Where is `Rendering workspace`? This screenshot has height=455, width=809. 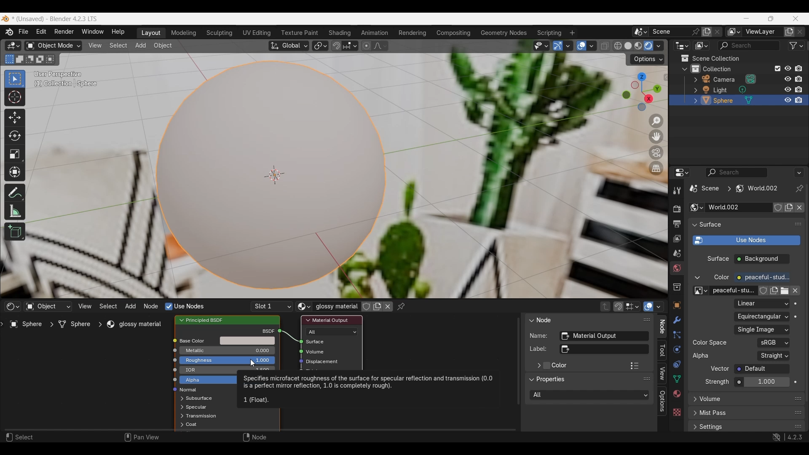 Rendering workspace is located at coordinates (413, 33).